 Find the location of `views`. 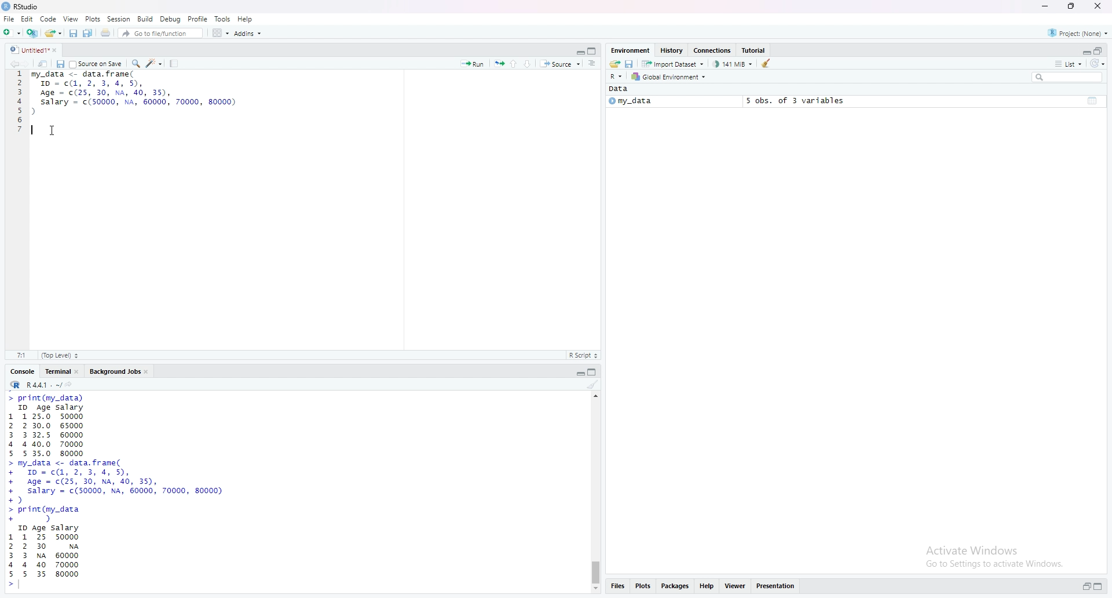

views is located at coordinates (737, 585).